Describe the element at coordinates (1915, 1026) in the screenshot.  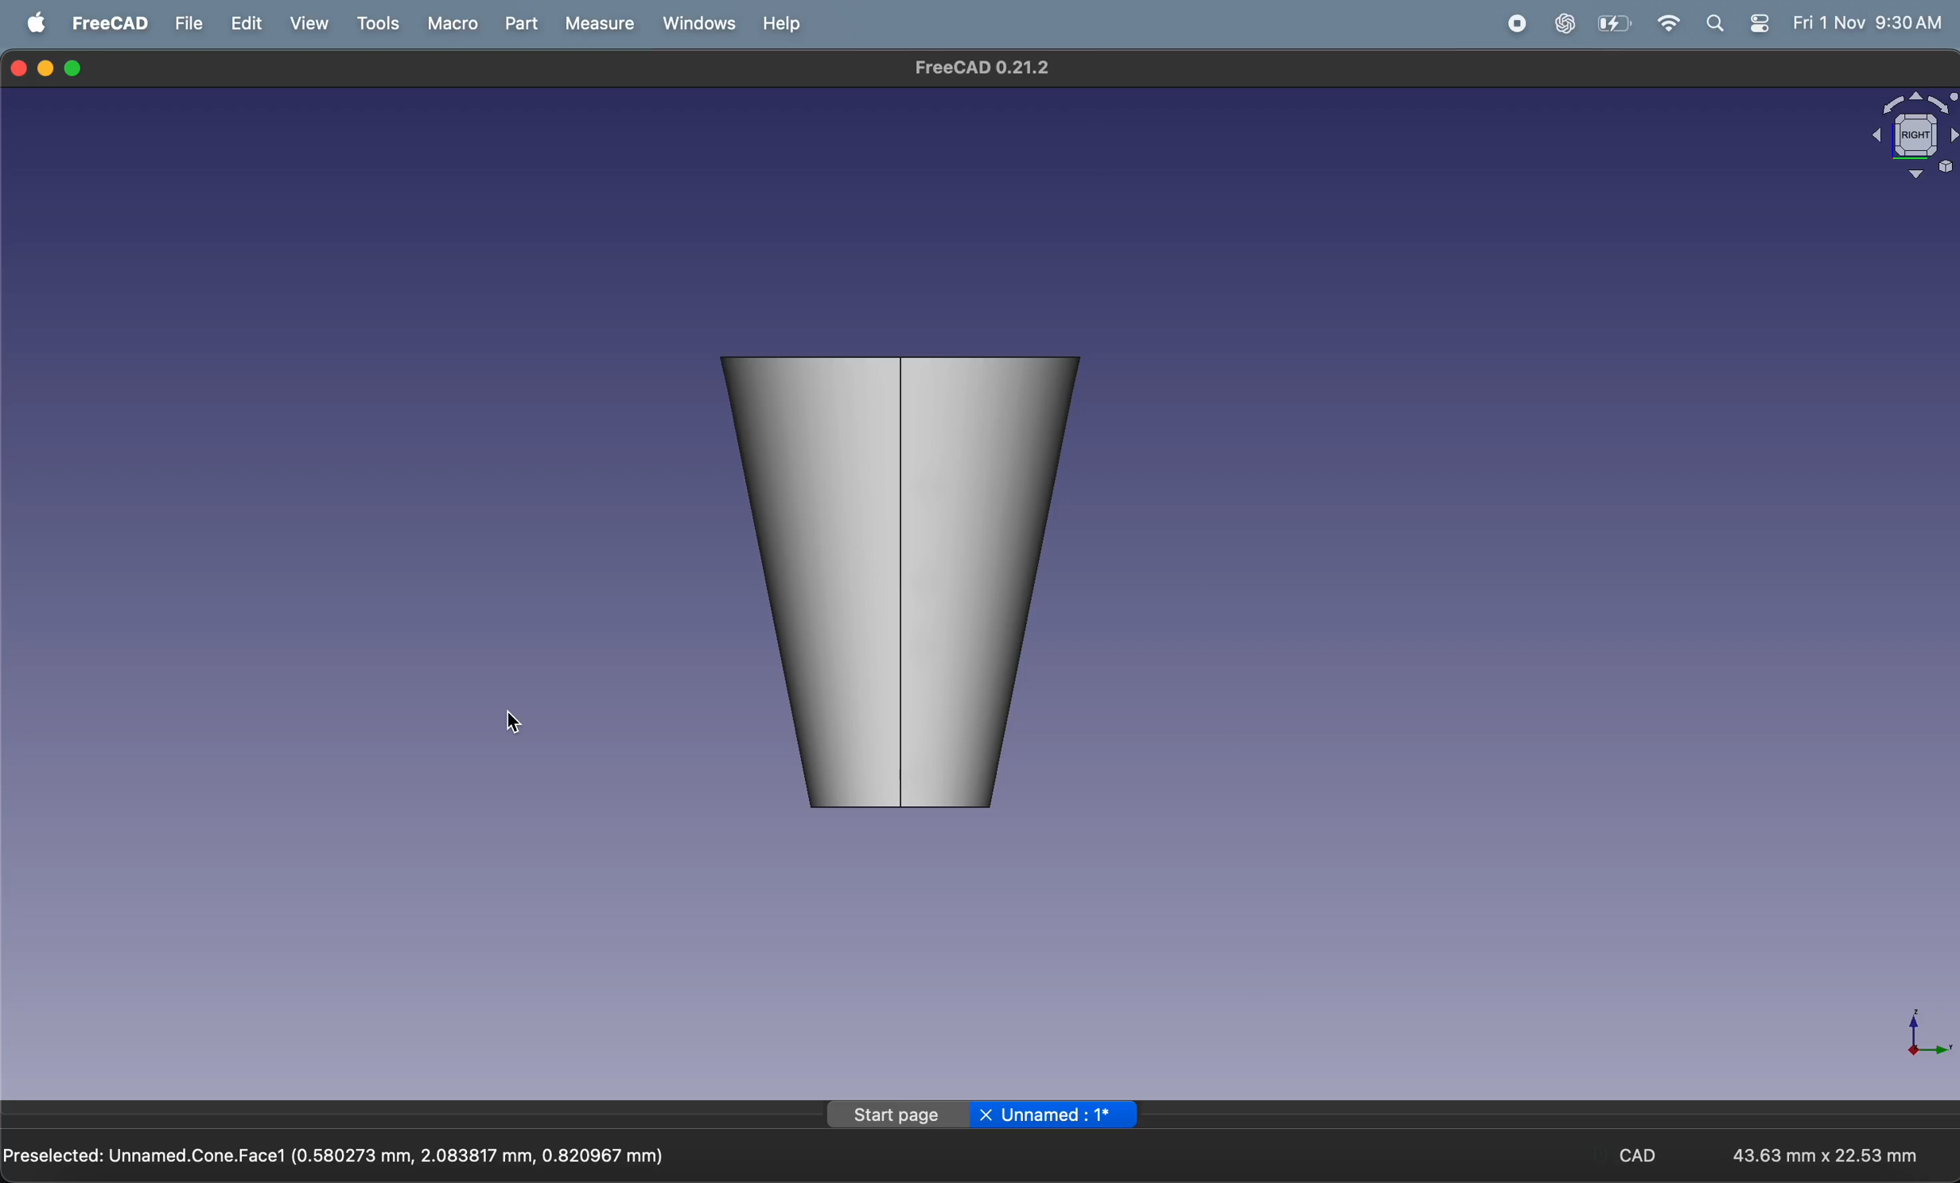
I see `Axis` at that location.